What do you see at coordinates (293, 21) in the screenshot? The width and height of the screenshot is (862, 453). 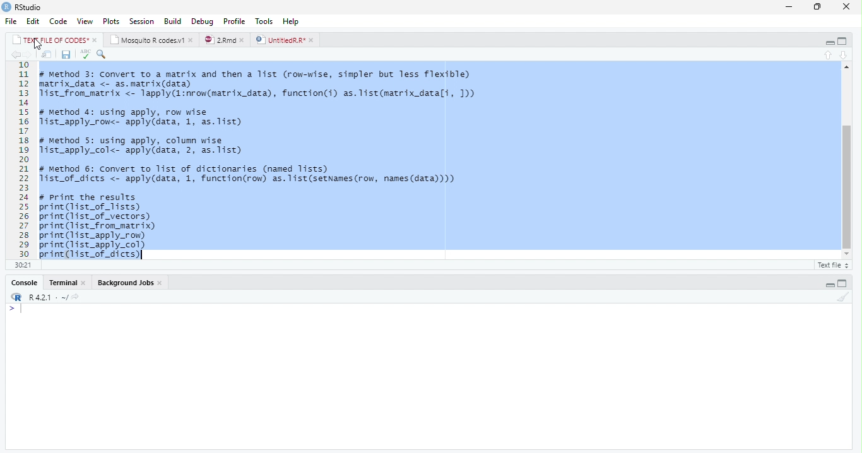 I see `Help` at bounding box center [293, 21].